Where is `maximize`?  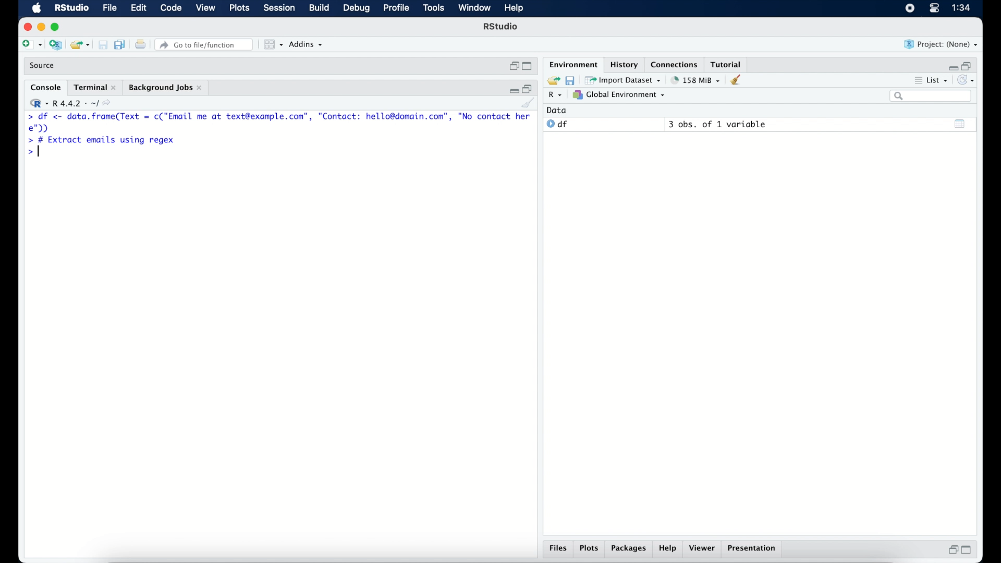
maximize is located at coordinates (968, 550).